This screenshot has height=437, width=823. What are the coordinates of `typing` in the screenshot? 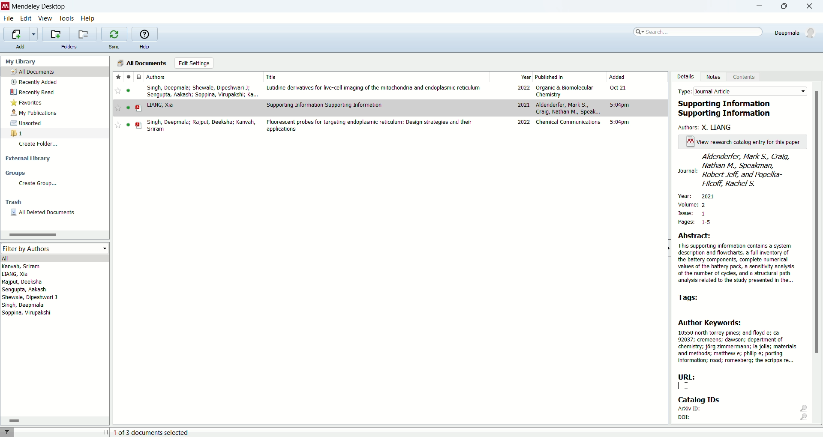 It's located at (684, 386).